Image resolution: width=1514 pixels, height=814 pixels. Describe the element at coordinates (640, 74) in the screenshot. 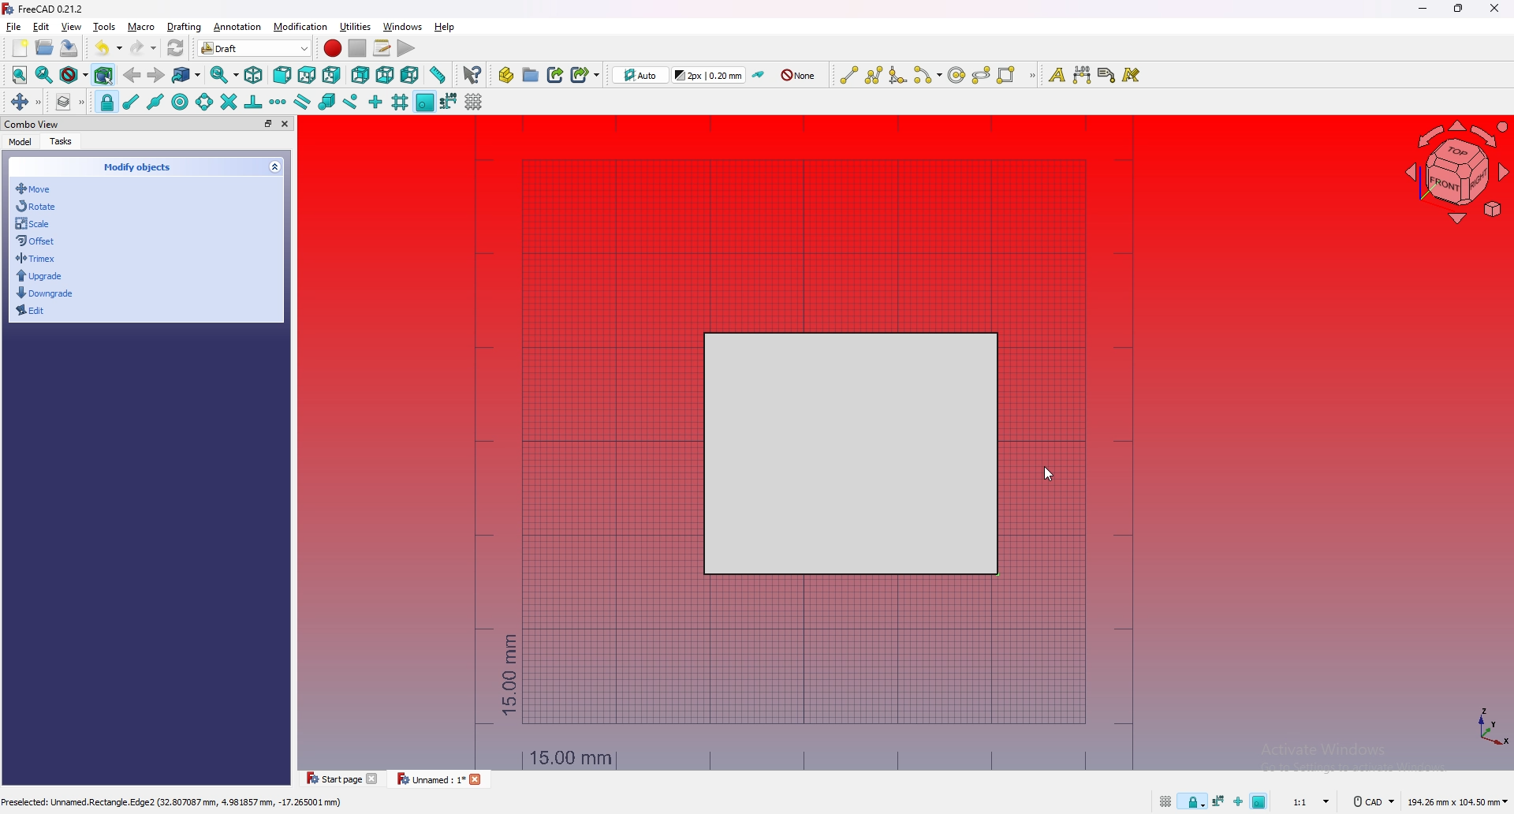

I see `change working plane` at that location.